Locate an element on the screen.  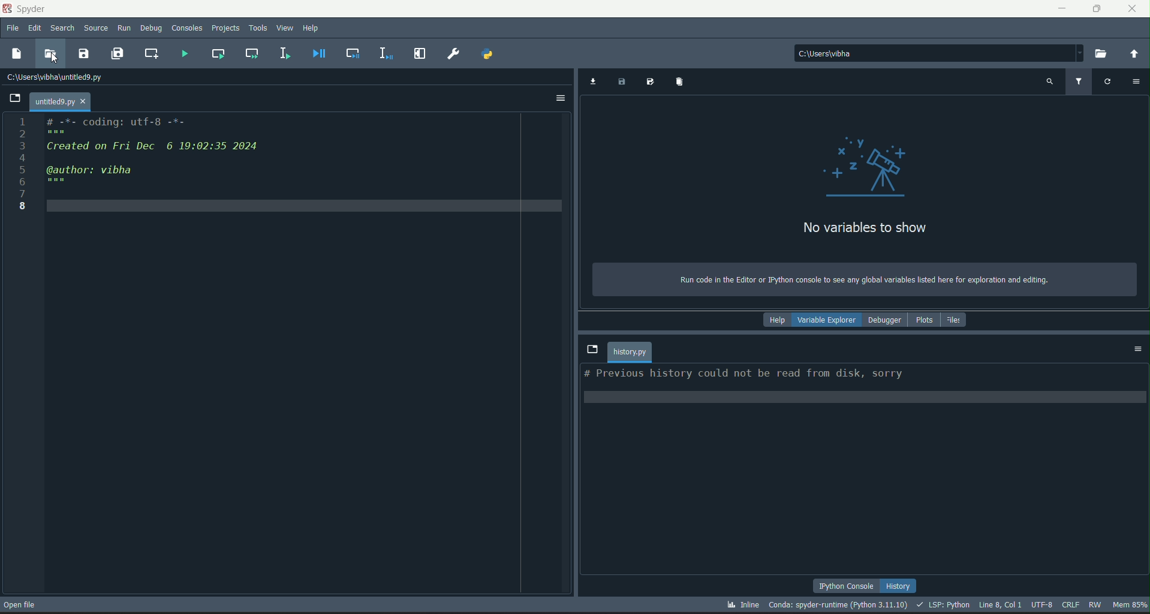
projects is located at coordinates (226, 27).